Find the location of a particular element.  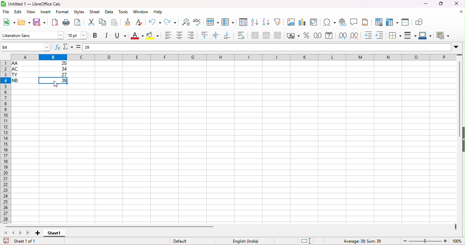

default is located at coordinates (182, 241).